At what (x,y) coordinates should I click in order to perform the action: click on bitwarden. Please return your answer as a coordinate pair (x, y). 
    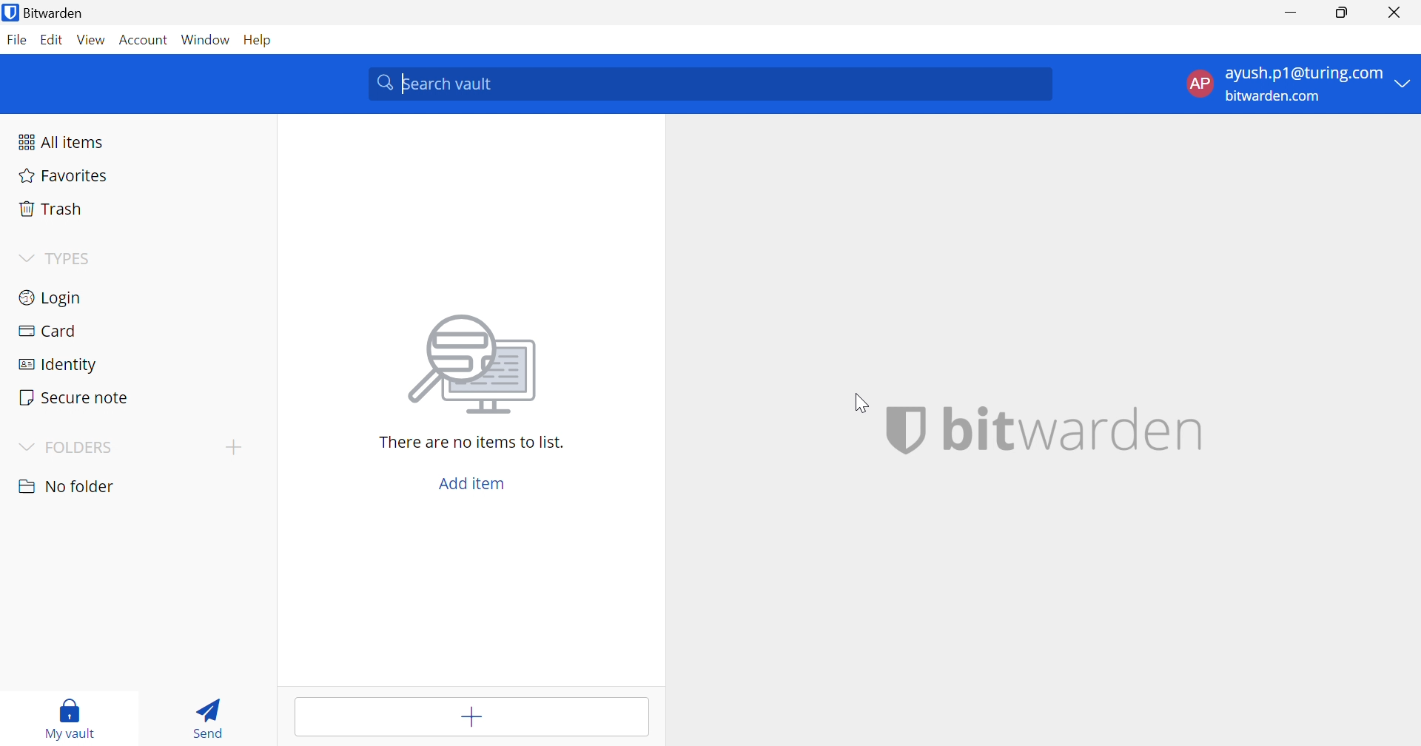
    Looking at the image, I should click on (1075, 429).